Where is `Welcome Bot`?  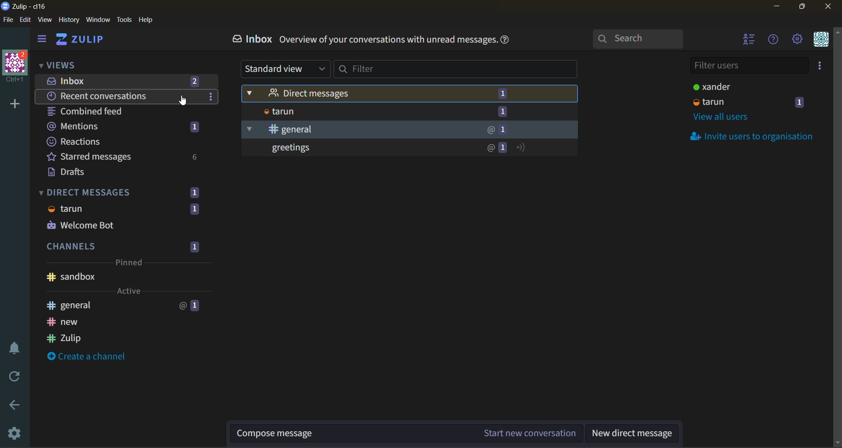 Welcome Bot is located at coordinates (124, 226).